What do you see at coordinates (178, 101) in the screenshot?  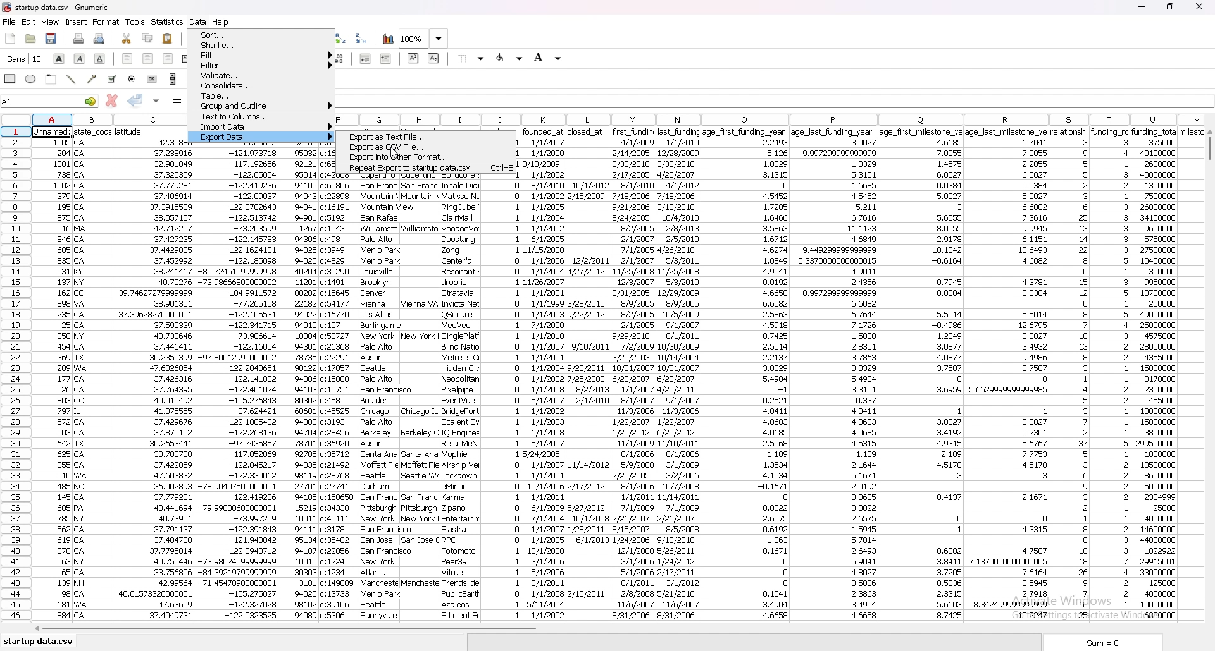 I see `formula` at bounding box center [178, 101].